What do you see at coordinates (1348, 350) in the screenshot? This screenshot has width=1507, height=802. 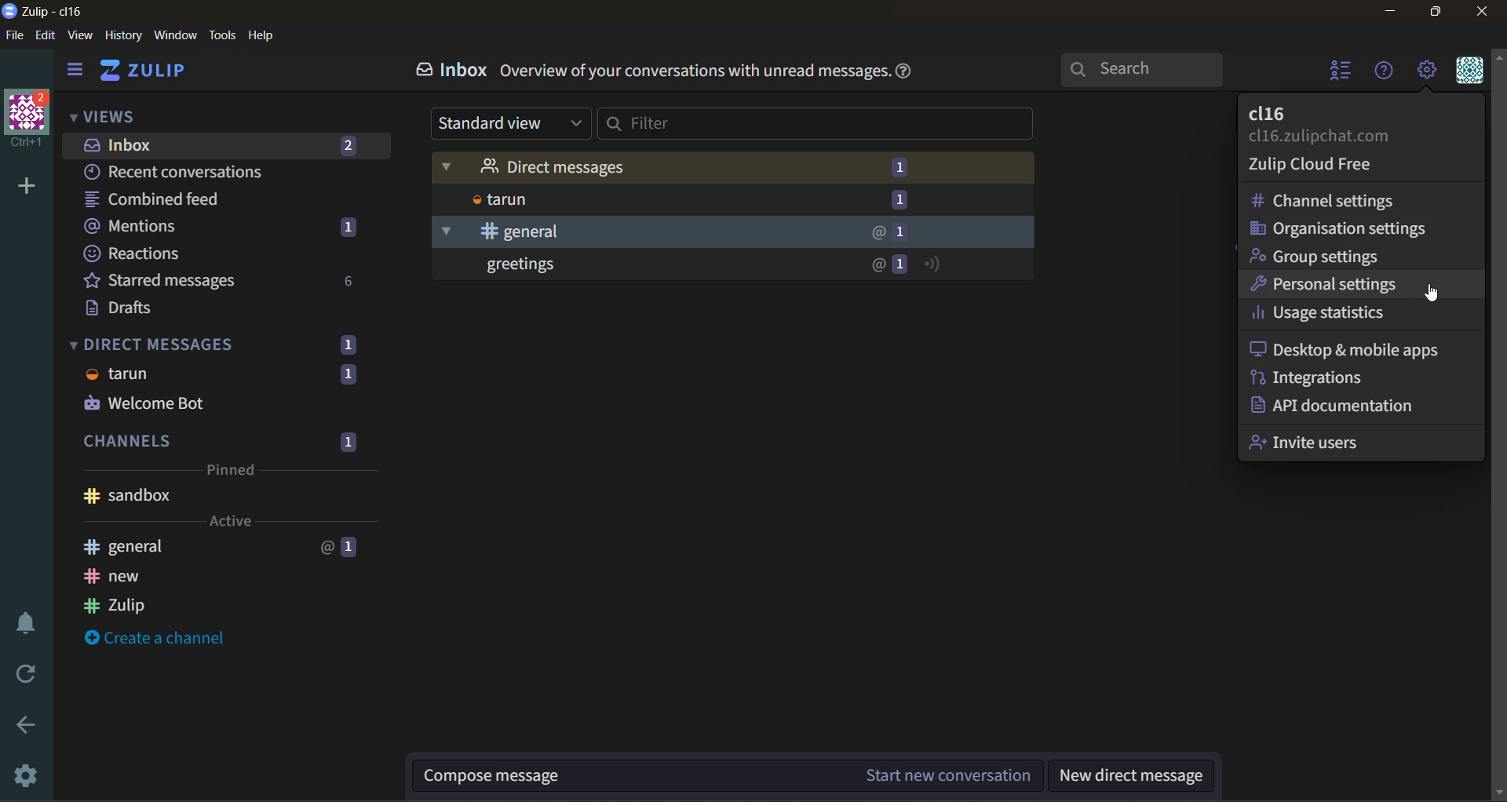 I see `desktop and mobile apps` at bounding box center [1348, 350].